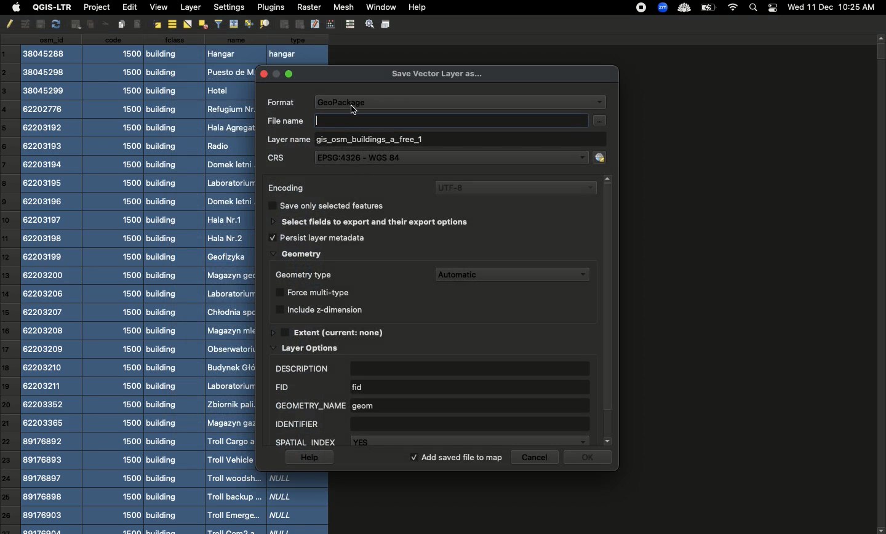 This screenshot has height=534, width=886. What do you see at coordinates (103, 24) in the screenshot?
I see `` at bounding box center [103, 24].